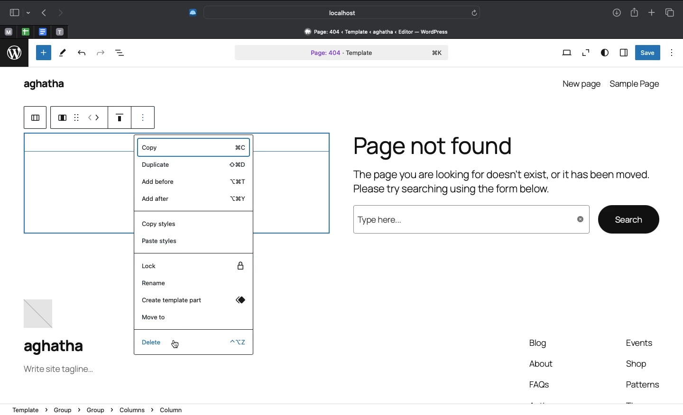 This screenshot has height=415, width=683. What do you see at coordinates (100, 54) in the screenshot?
I see `Redo` at bounding box center [100, 54].